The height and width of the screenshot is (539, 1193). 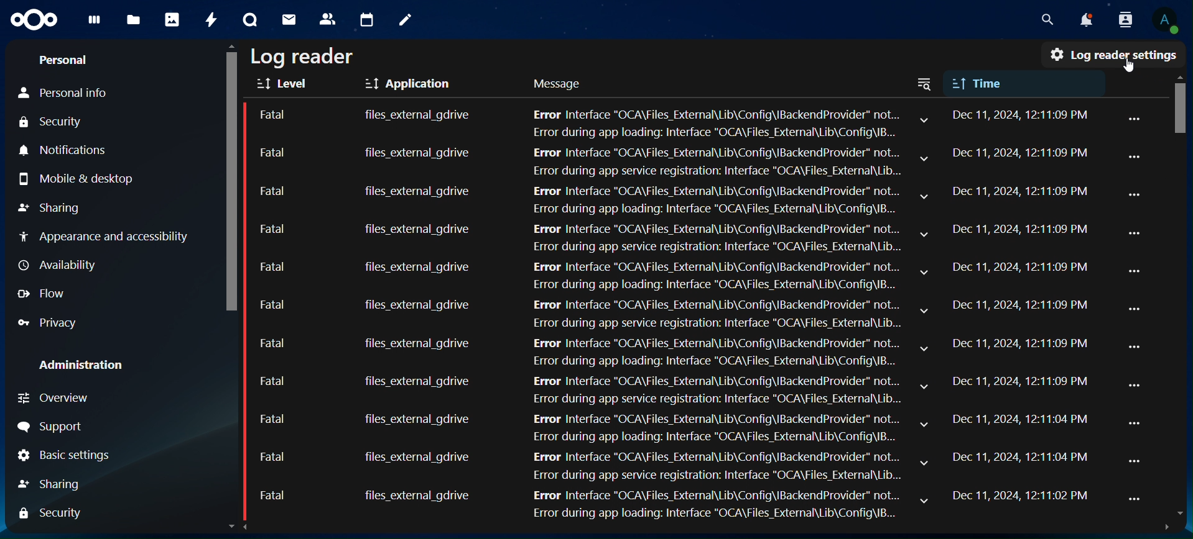 What do you see at coordinates (1113, 54) in the screenshot?
I see `log reader settings` at bounding box center [1113, 54].